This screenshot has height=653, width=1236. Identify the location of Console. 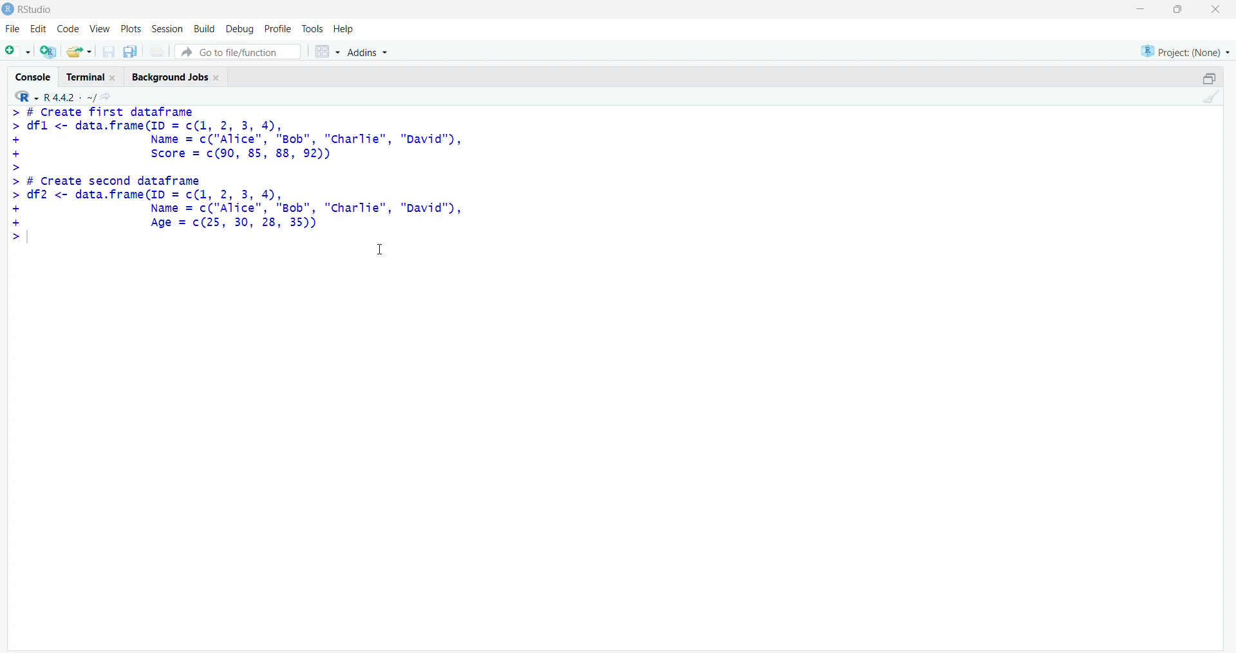
(33, 77).